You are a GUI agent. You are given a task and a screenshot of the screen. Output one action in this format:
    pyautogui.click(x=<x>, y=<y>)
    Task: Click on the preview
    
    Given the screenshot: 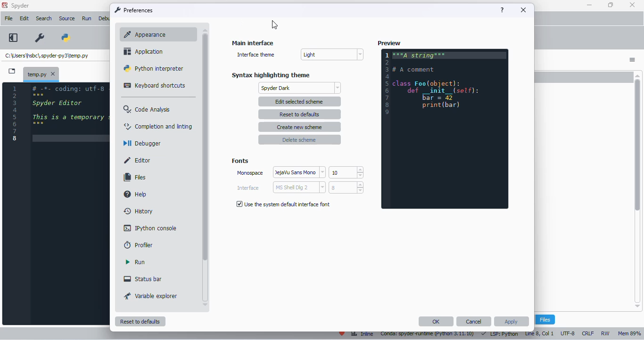 What is the action you would take?
    pyautogui.click(x=389, y=43)
    